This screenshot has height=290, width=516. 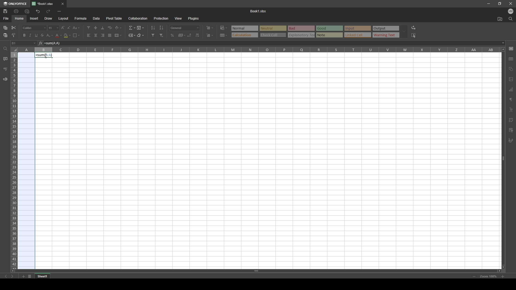 I want to click on scroll bar, so click(x=503, y=157).